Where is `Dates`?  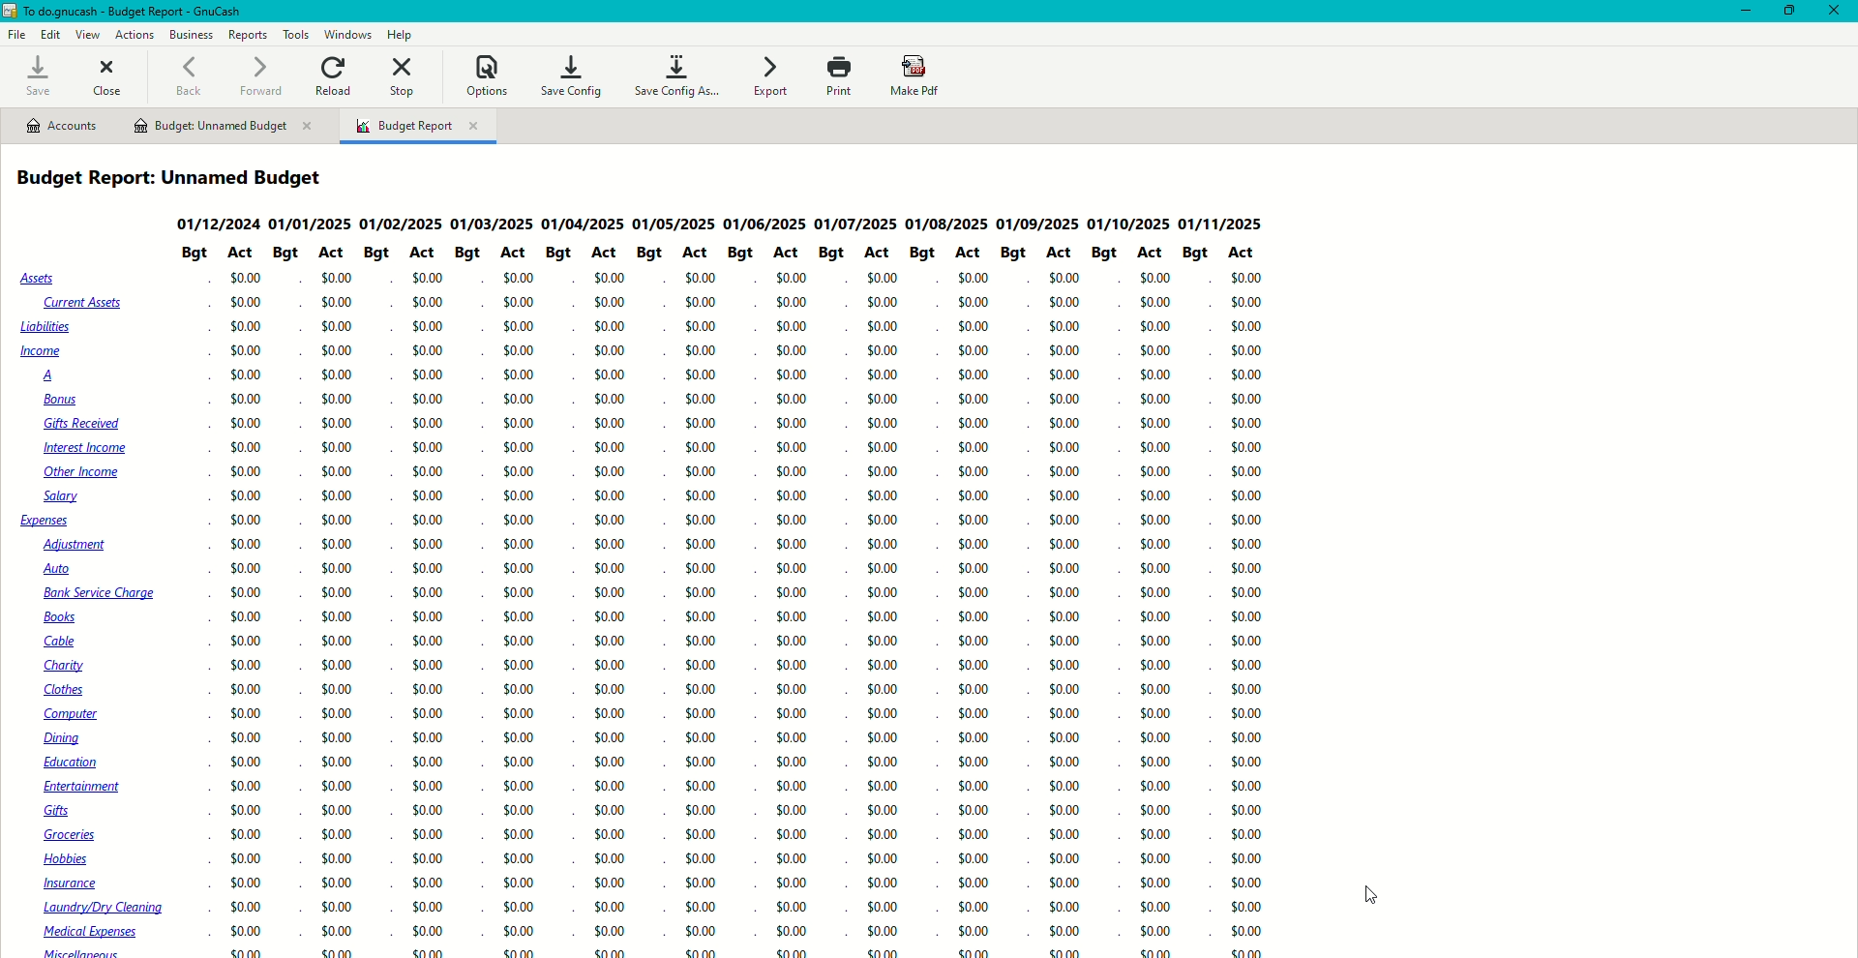 Dates is located at coordinates (729, 223).